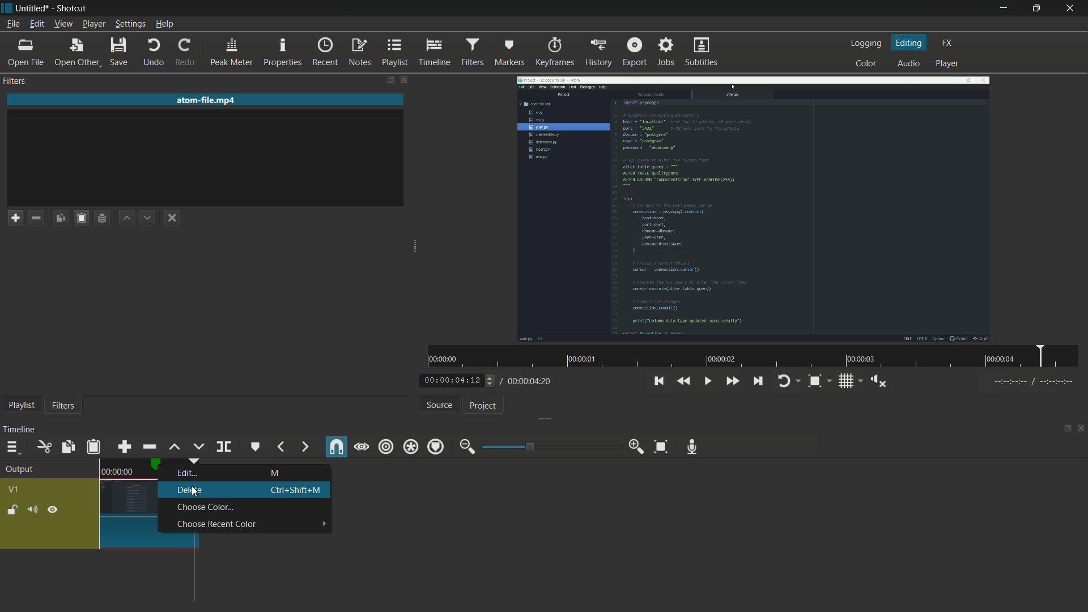  I want to click on Ctrl + Shift + M, so click(296, 491).